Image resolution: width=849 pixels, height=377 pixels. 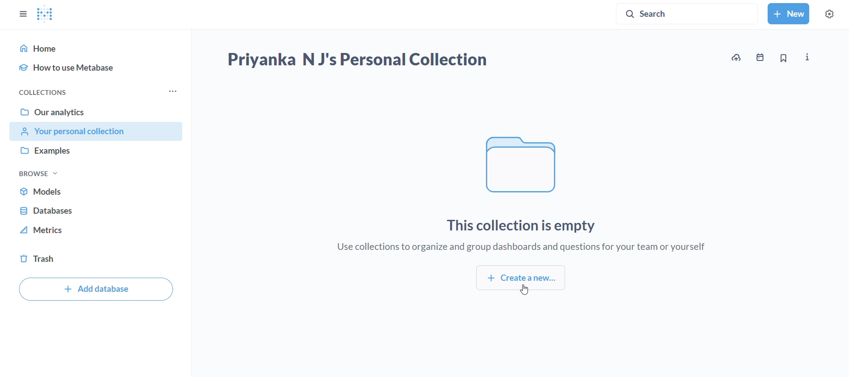 What do you see at coordinates (521, 247) in the screenshot?
I see `use collections to organize and group dashboards and questions for your team or yourself` at bounding box center [521, 247].